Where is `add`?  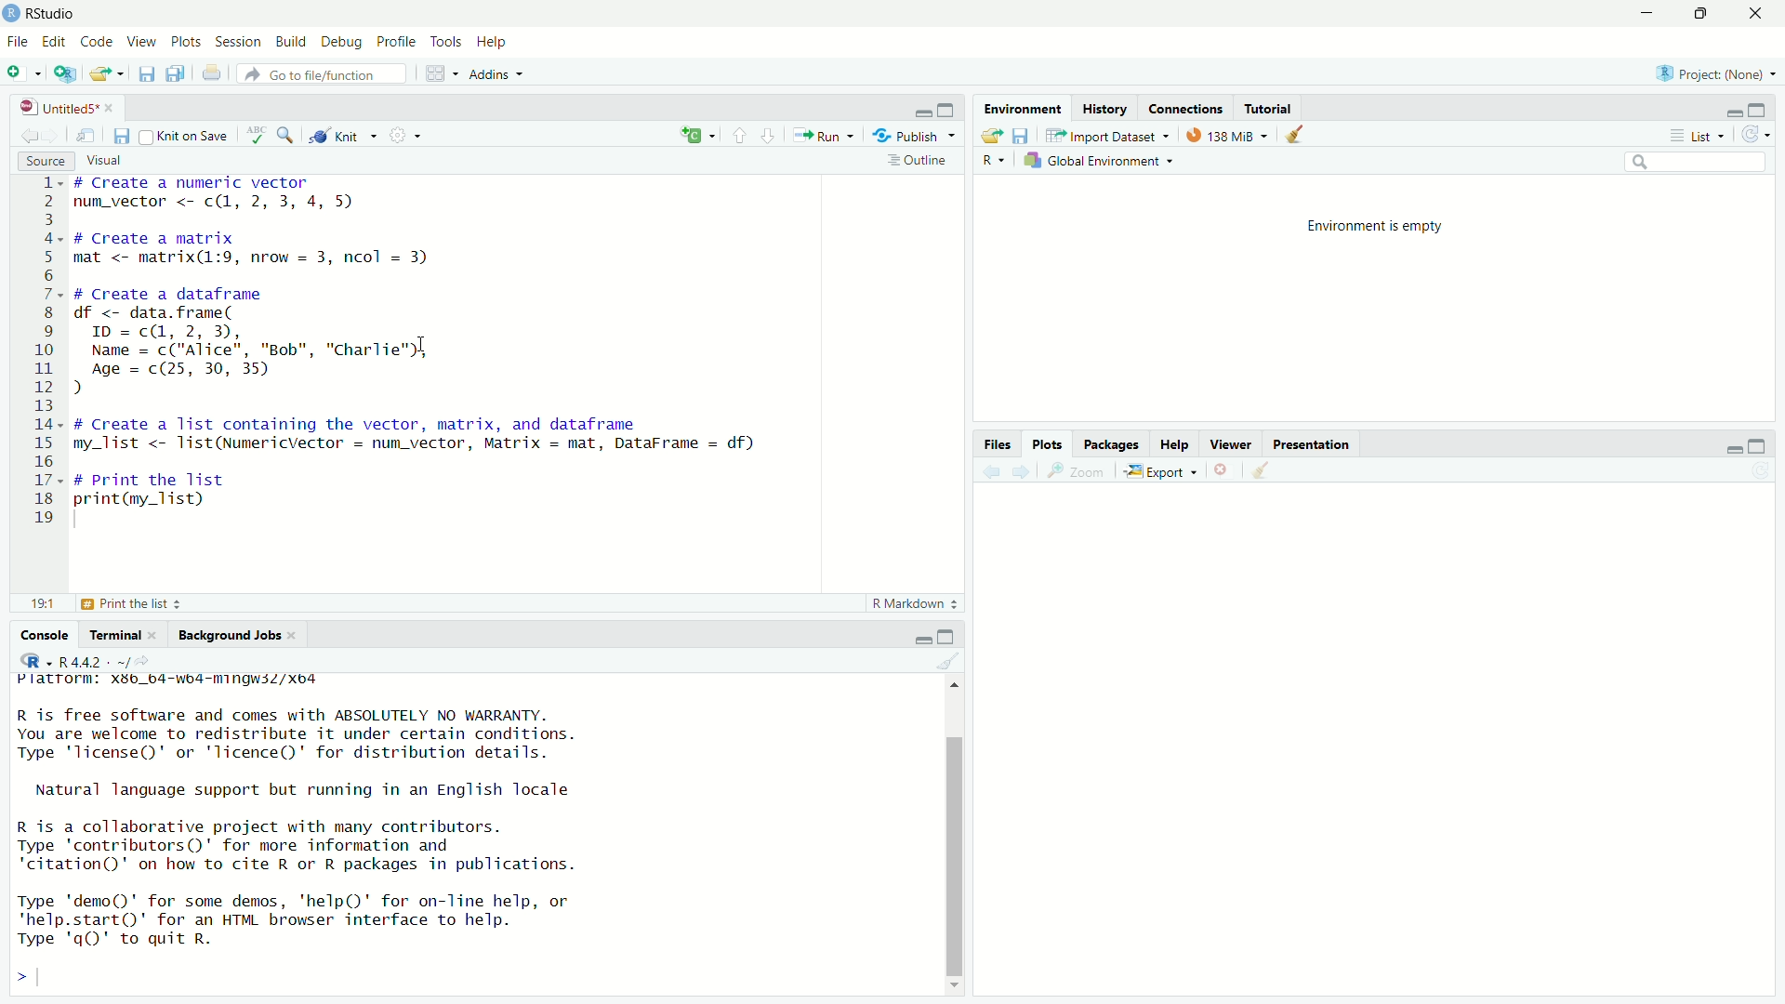
add is located at coordinates (24, 76).